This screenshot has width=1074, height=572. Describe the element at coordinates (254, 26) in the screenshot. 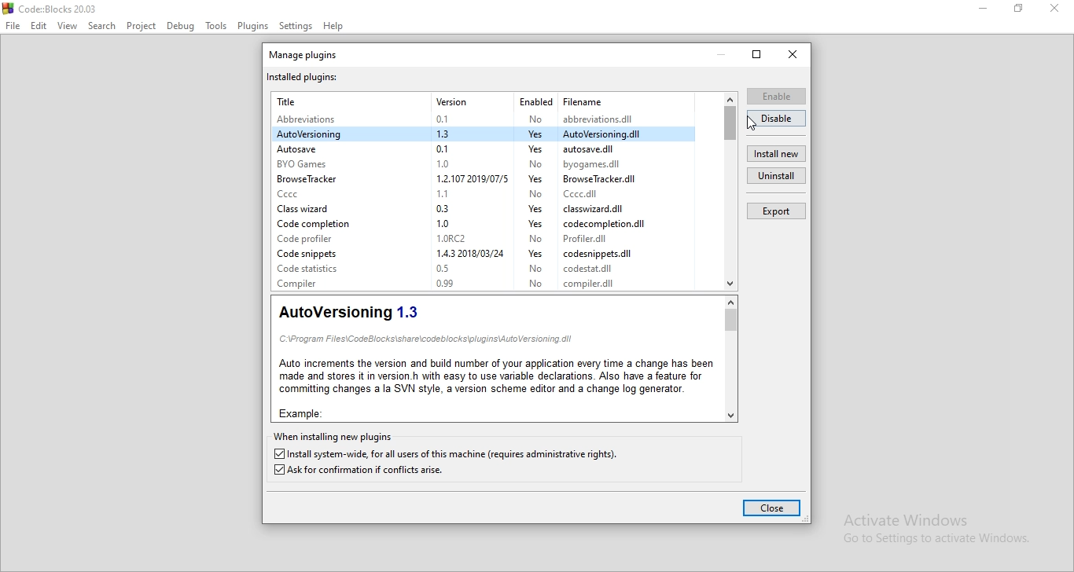

I see `plugins` at that location.